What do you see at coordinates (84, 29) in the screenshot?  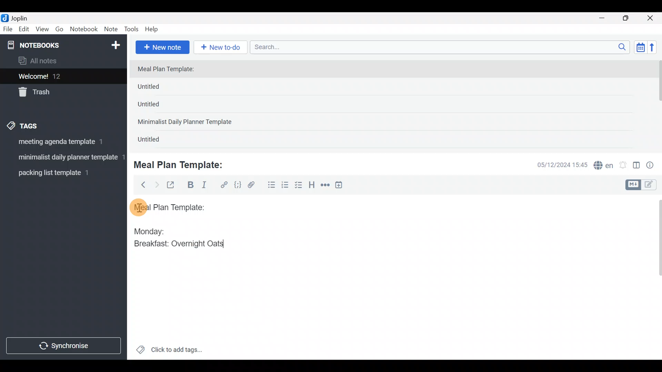 I see `Notebook` at bounding box center [84, 29].